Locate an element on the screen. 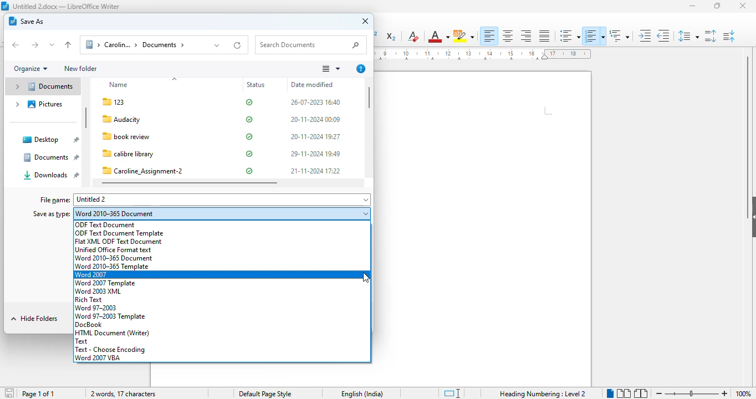  toggle ordered list is located at coordinates (594, 36).